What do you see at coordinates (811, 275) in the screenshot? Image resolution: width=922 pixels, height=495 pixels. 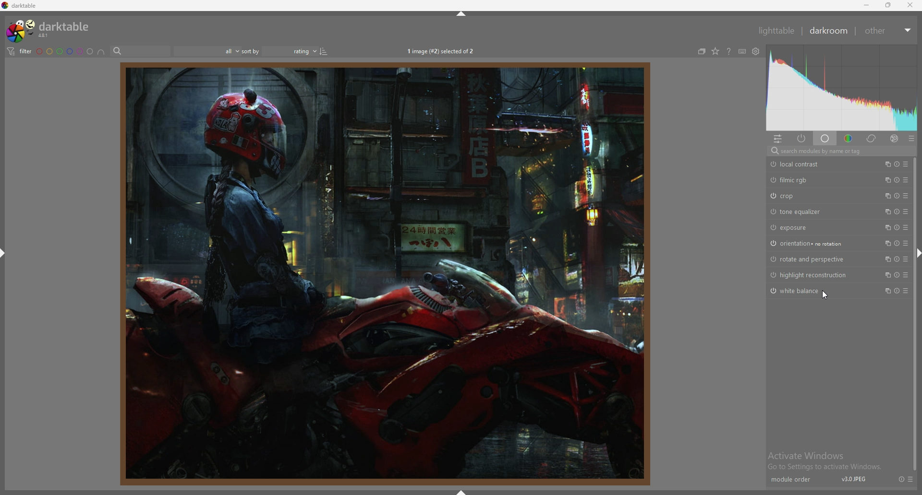 I see `highlight reconstruction` at bounding box center [811, 275].